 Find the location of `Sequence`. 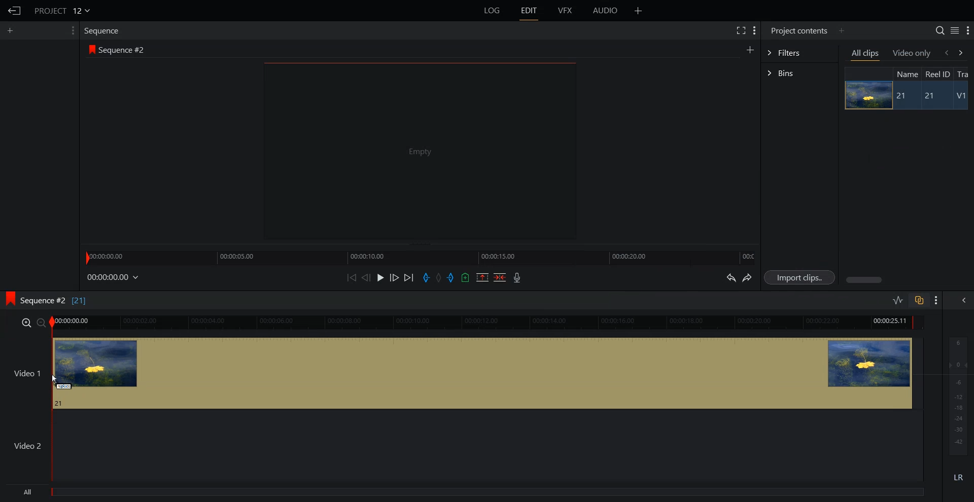

Sequence is located at coordinates (103, 31).